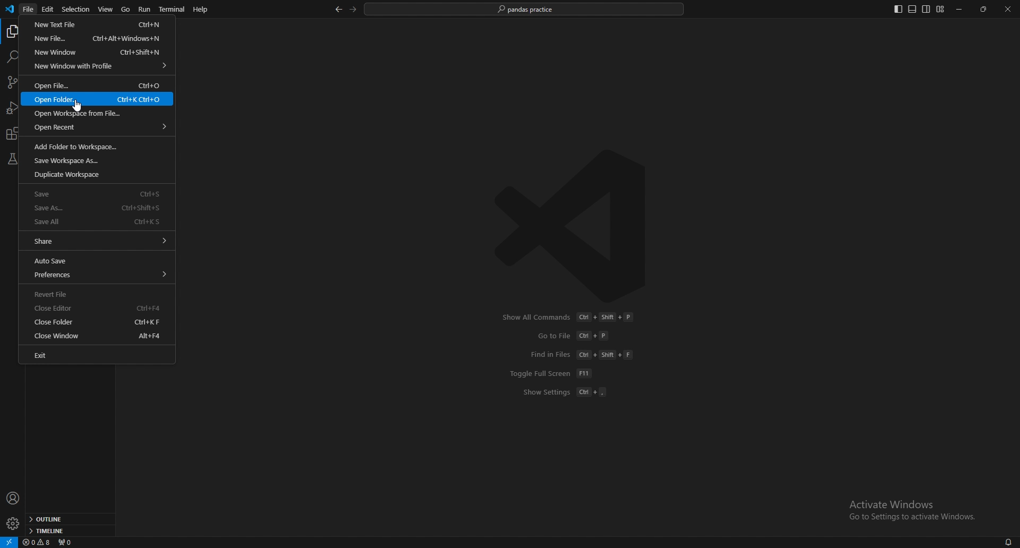 The height and width of the screenshot is (548, 1020). Describe the element at coordinates (899, 9) in the screenshot. I see `toggle primary side bar` at that location.